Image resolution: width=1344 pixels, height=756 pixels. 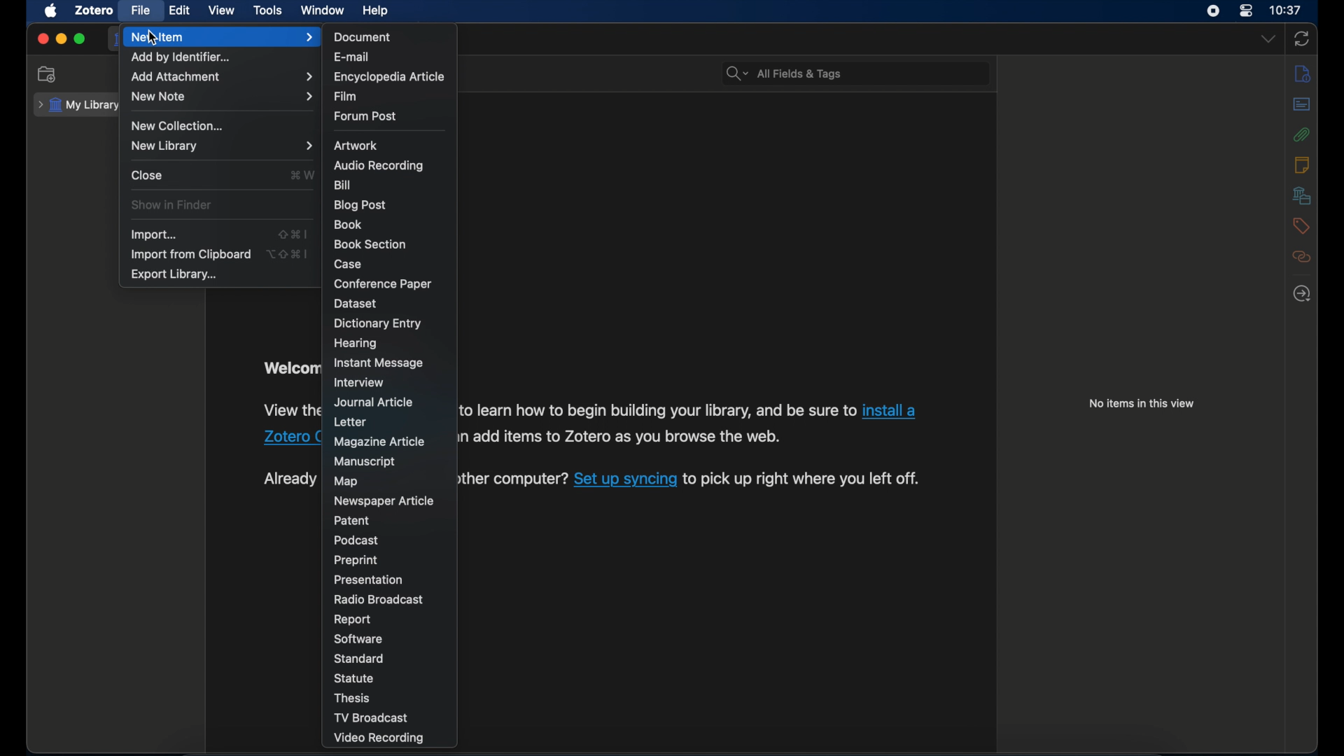 What do you see at coordinates (174, 274) in the screenshot?
I see `export library` at bounding box center [174, 274].